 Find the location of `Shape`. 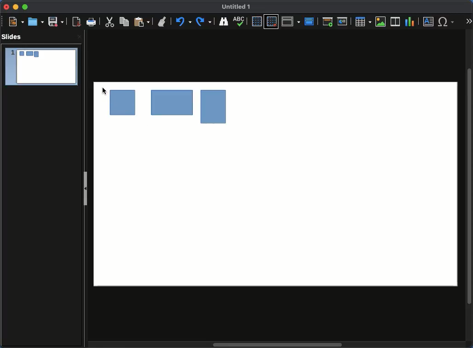

Shape is located at coordinates (211, 109).